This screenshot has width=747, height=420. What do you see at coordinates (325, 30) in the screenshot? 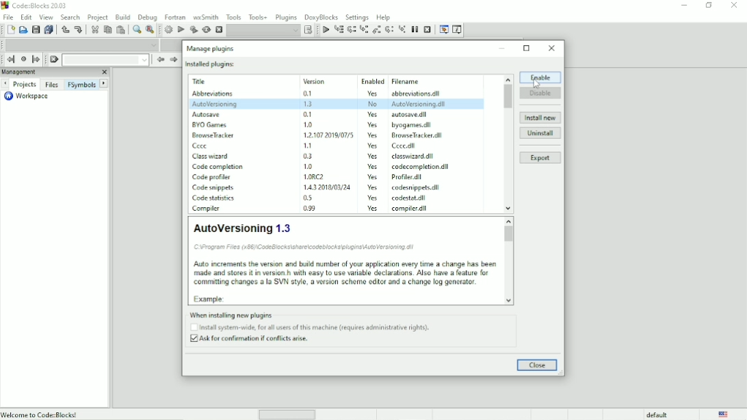
I see `Debug/Continue` at bounding box center [325, 30].